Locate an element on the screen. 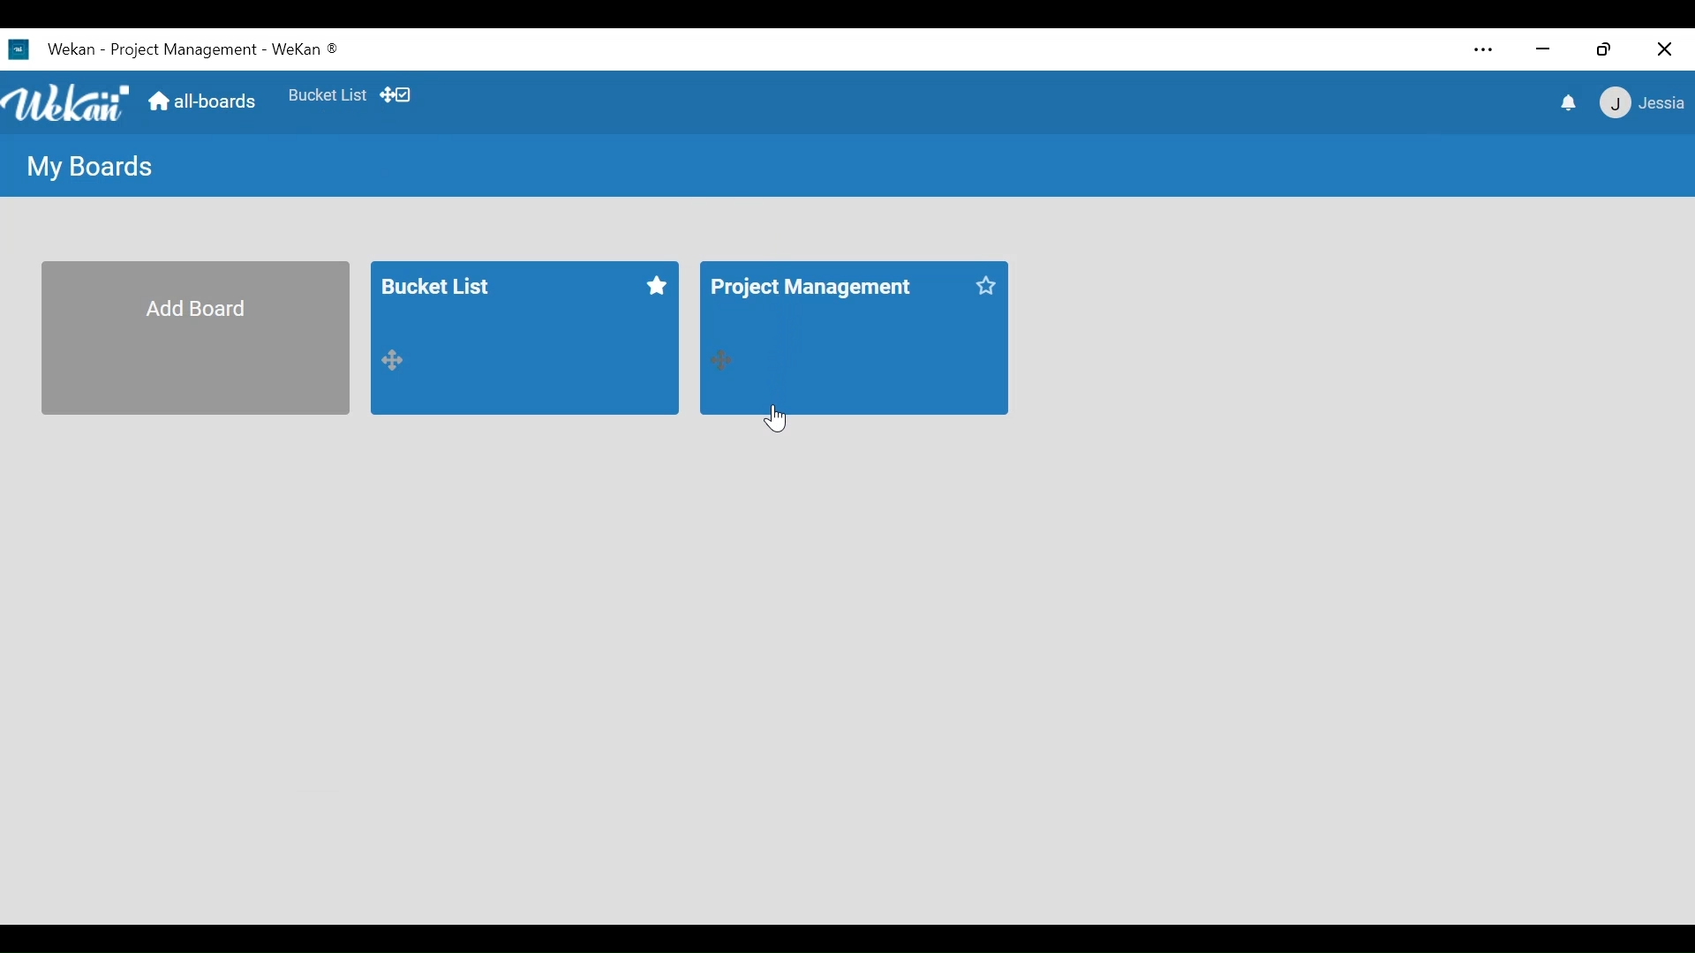 Image resolution: width=1695 pixels, height=953 pixels. Close is located at coordinates (1661, 49).